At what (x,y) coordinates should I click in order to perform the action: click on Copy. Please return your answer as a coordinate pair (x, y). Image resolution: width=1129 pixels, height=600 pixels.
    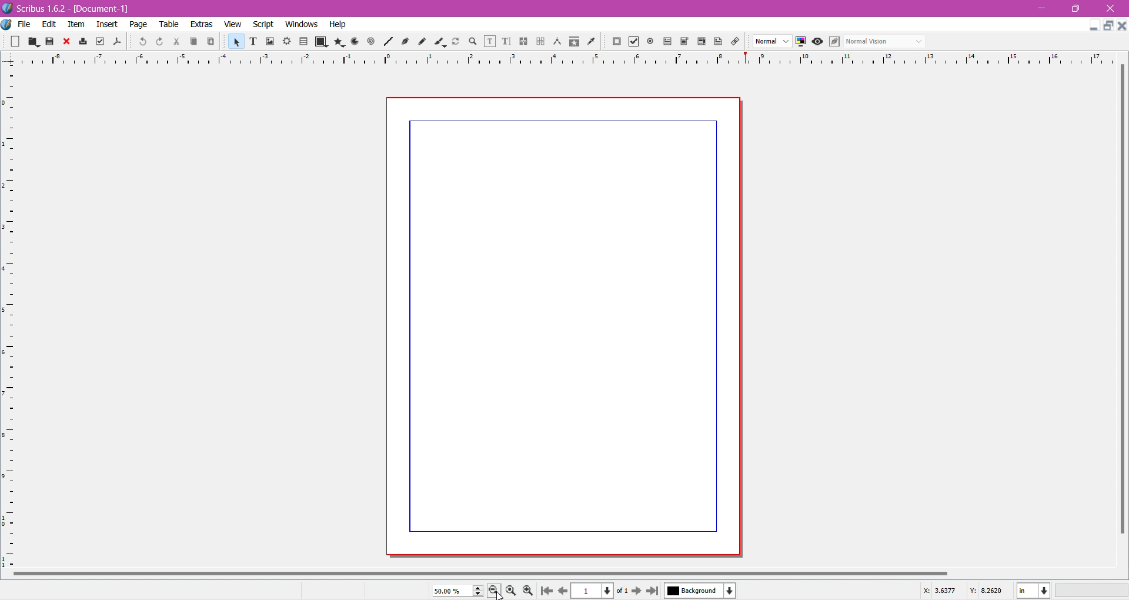
    Looking at the image, I should click on (193, 42).